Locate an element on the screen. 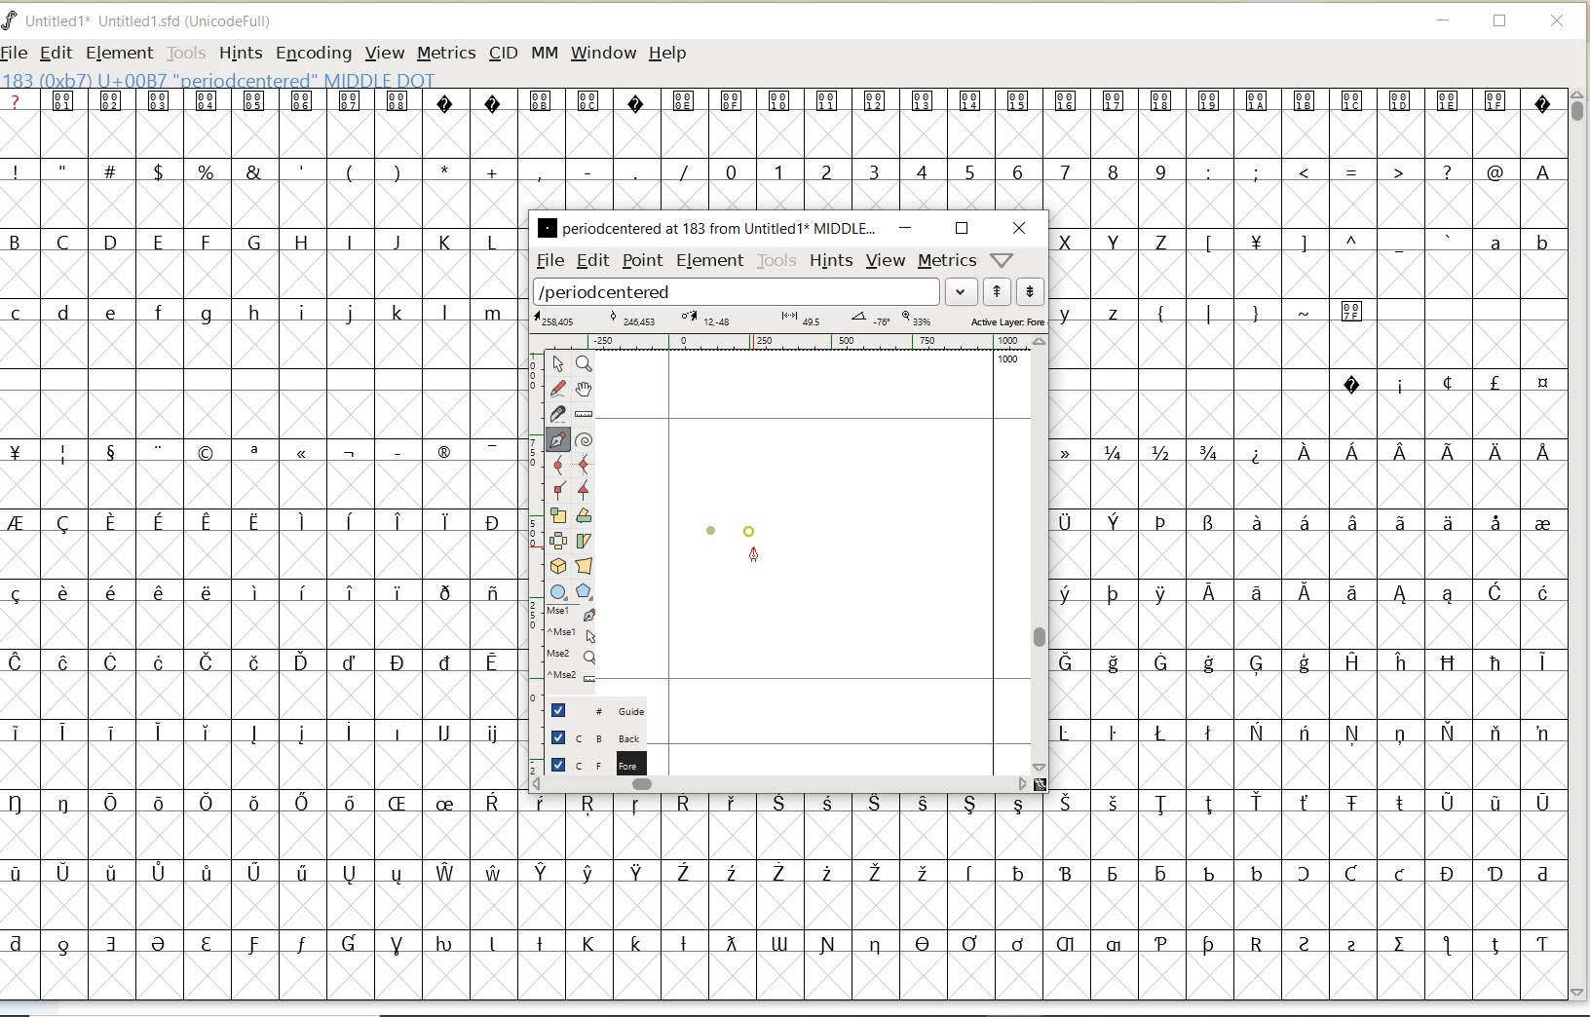 The height and width of the screenshot is (1017, 1590). add a curve point is located at coordinates (559, 463).